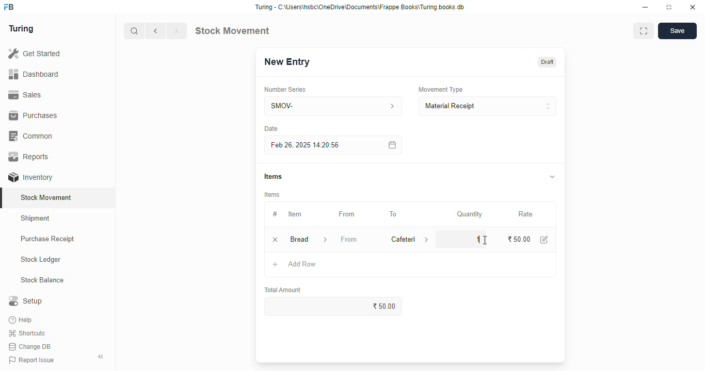 The image size is (705, 371). Describe the element at coordinates (286, 62) in the screenshot. I see `new entry` at that location.